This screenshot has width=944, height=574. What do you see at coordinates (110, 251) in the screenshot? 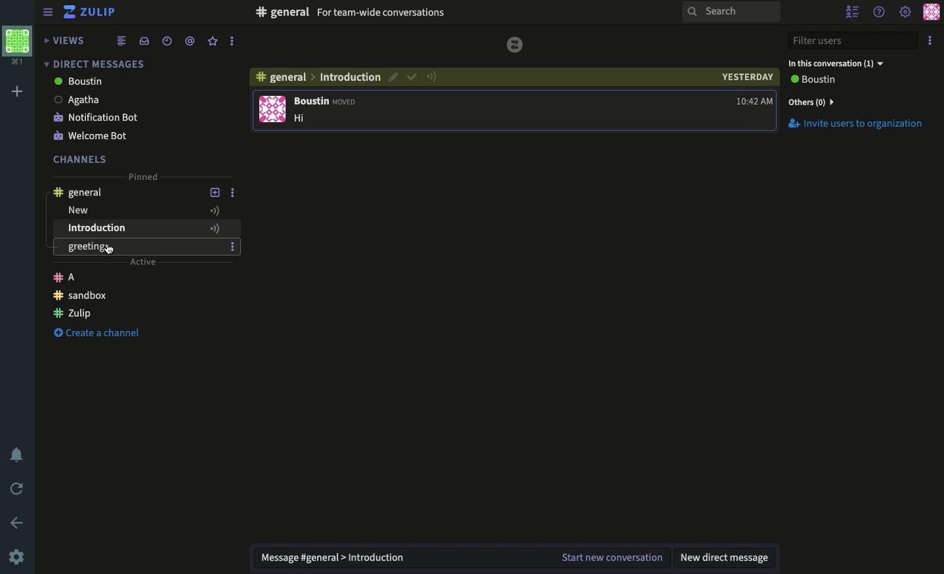
I see `Cursor` at bounding box center [110, 251].